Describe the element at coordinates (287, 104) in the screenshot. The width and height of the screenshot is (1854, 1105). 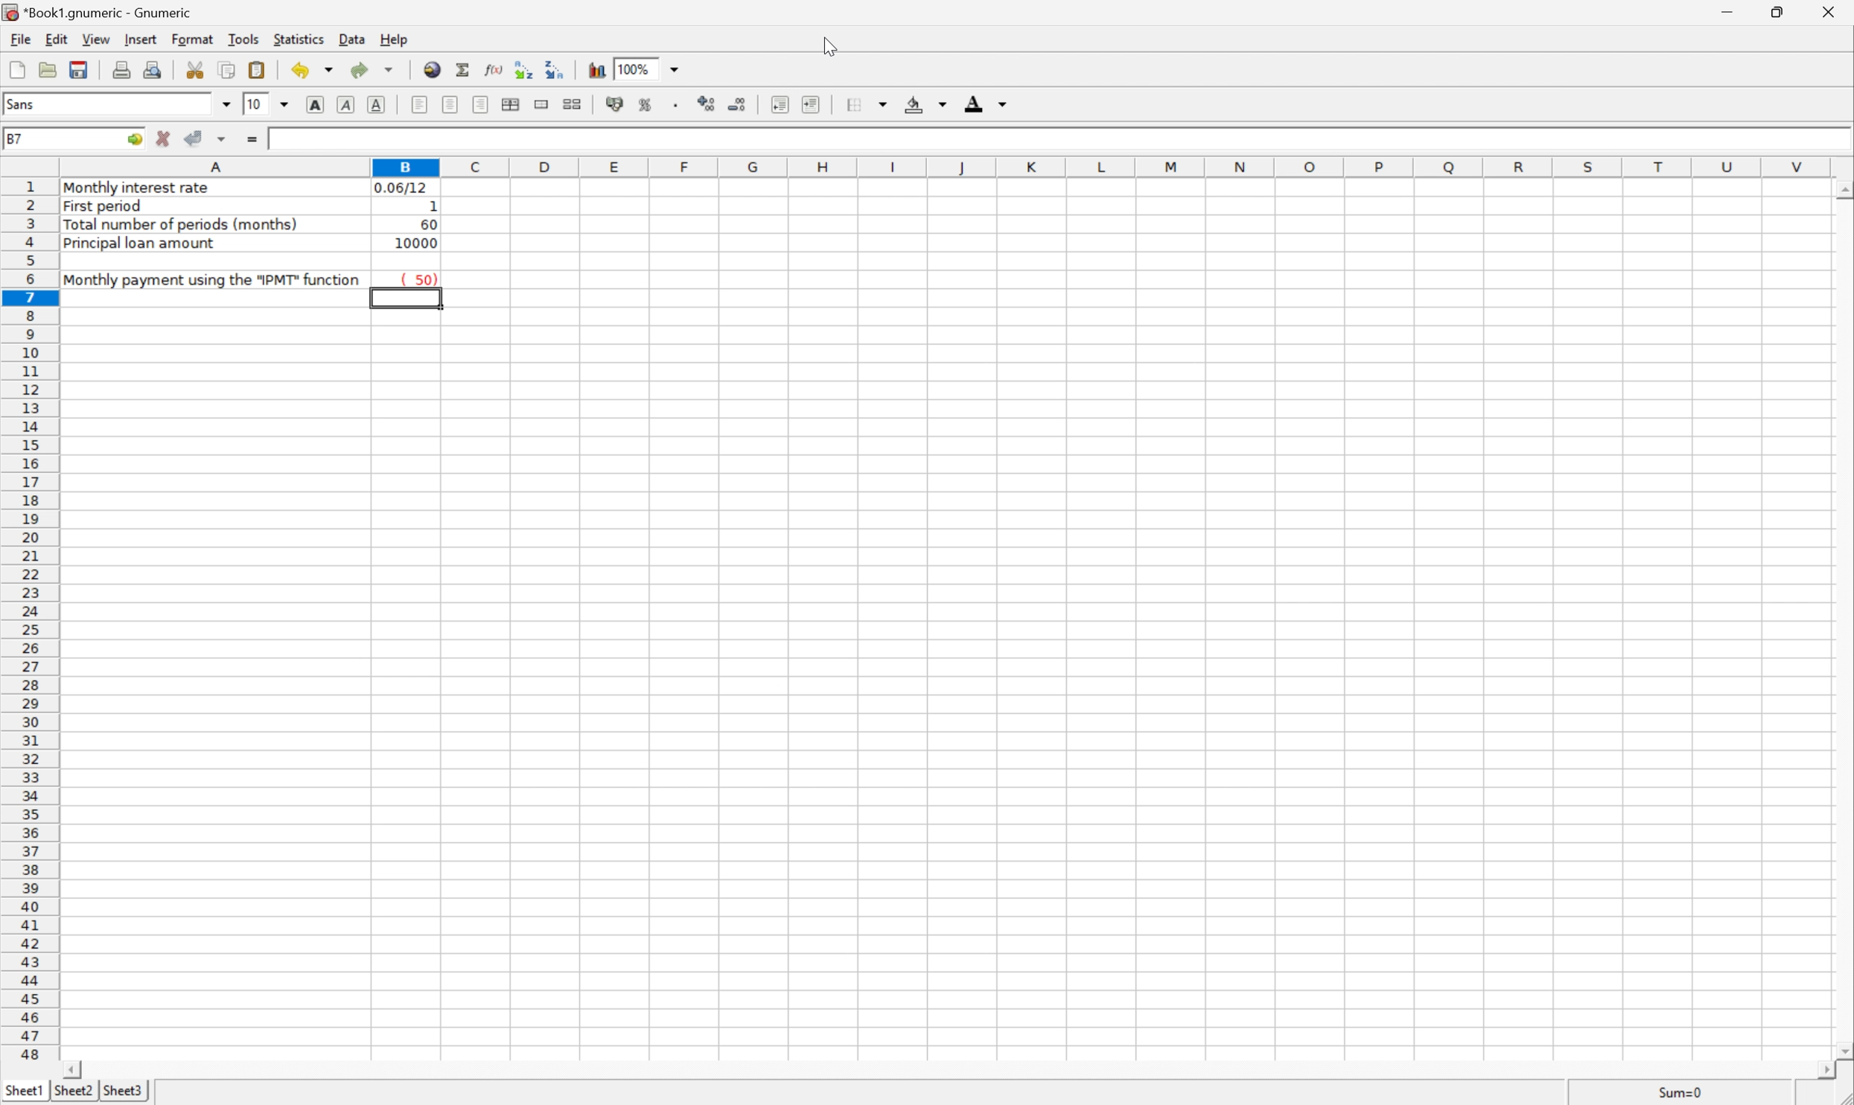
I see `Drop Down` at that location.